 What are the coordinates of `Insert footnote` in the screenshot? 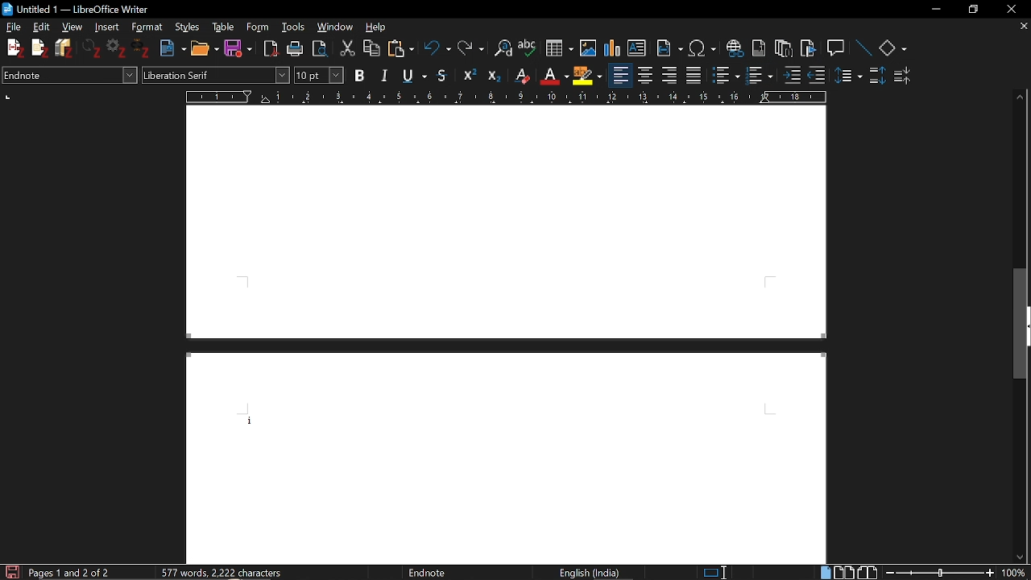 It's located at (760, 50).